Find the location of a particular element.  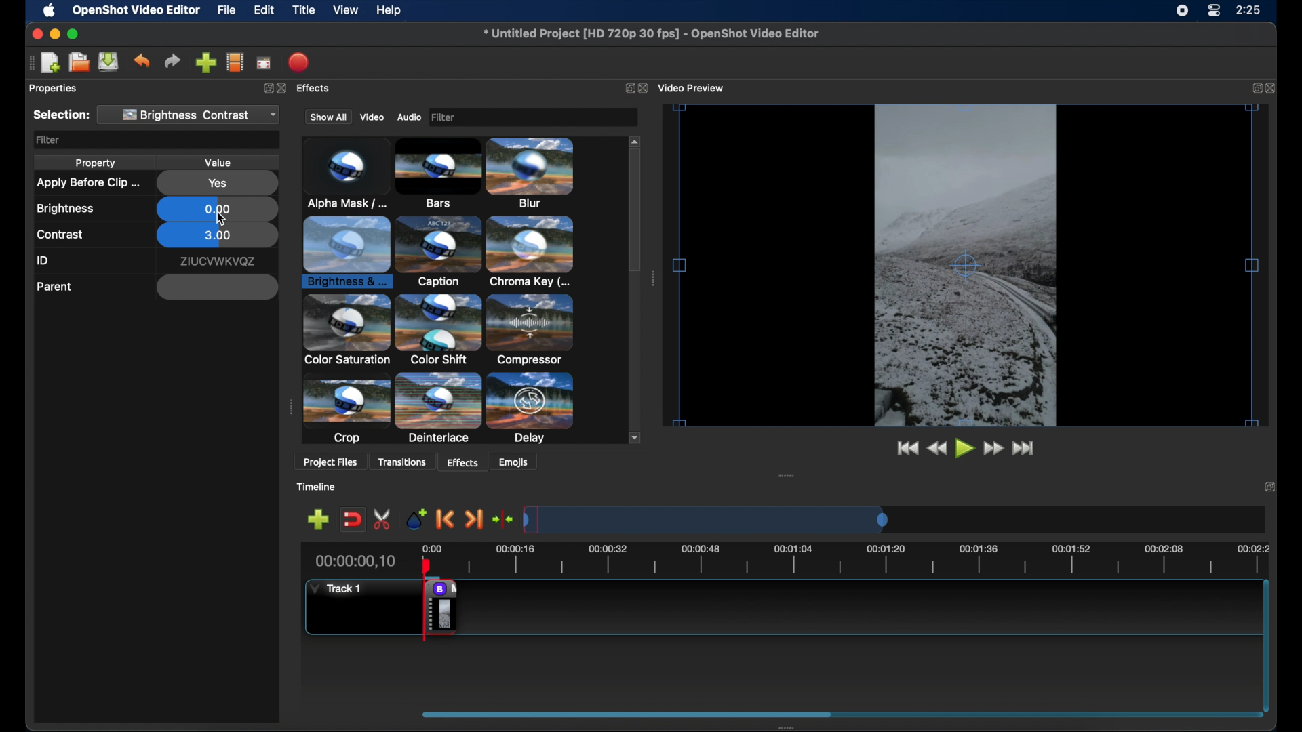

fast for is located at coordinates (993, 450).